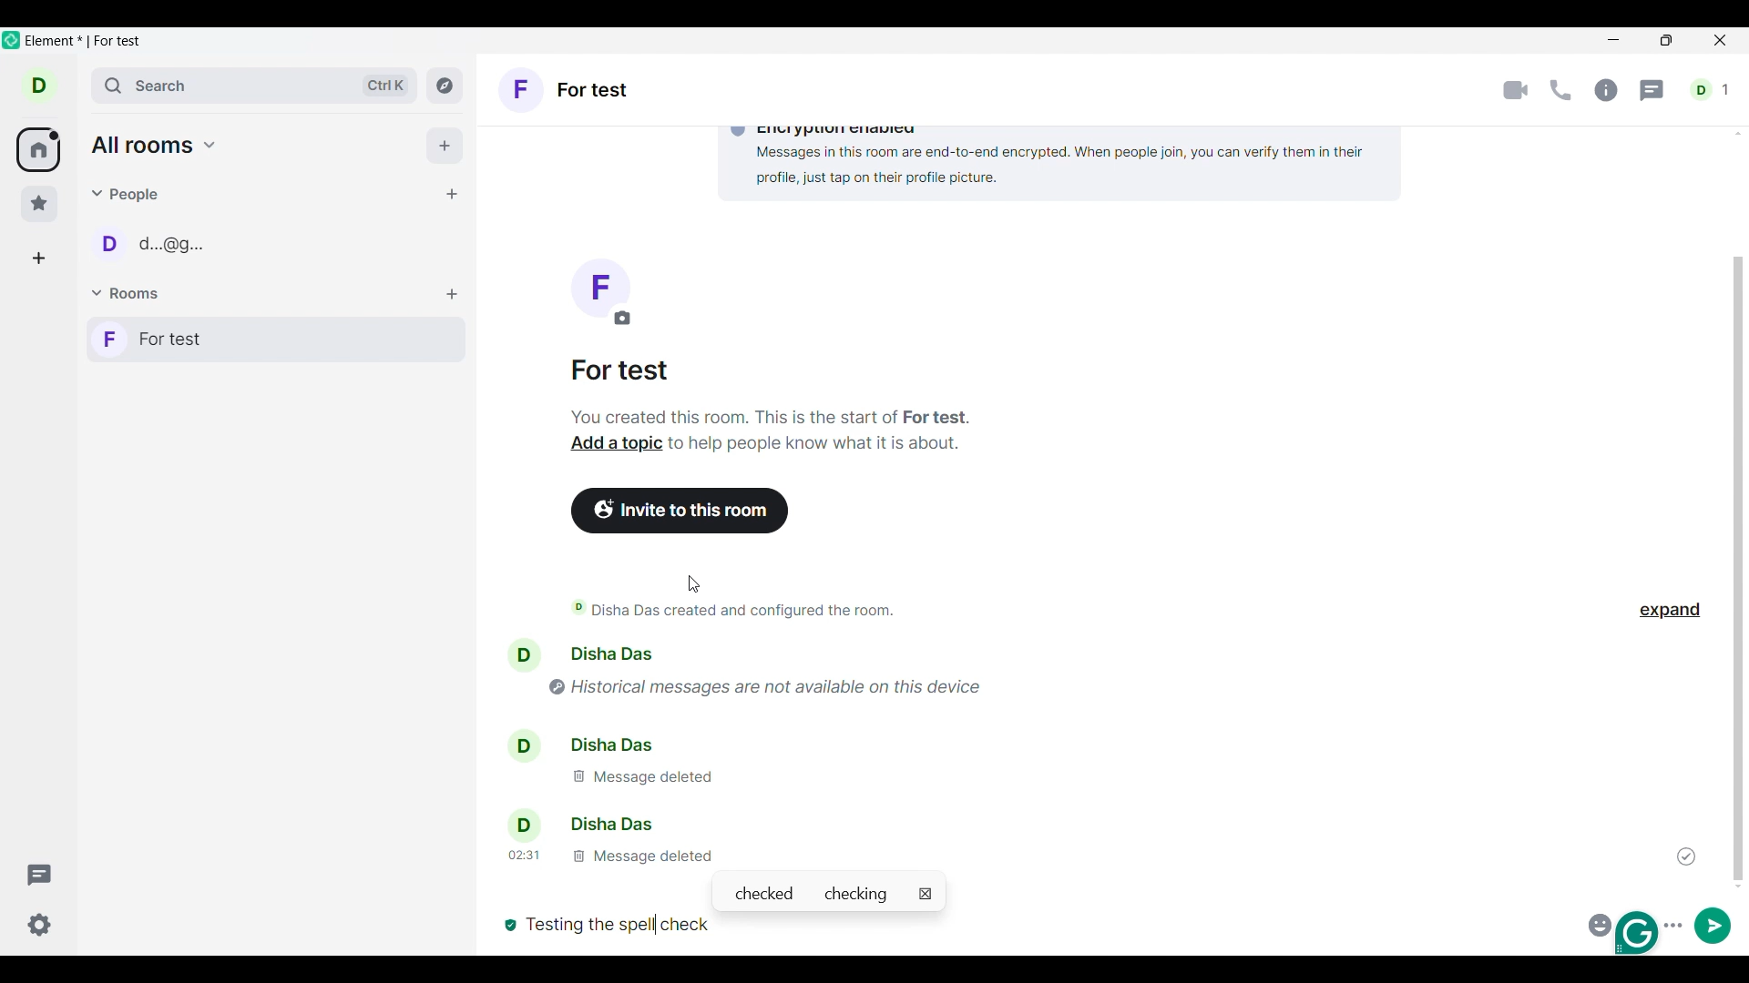 The height and width of the screenshot is (983, 1749). I want to click on Create a space, so click(38, 258).